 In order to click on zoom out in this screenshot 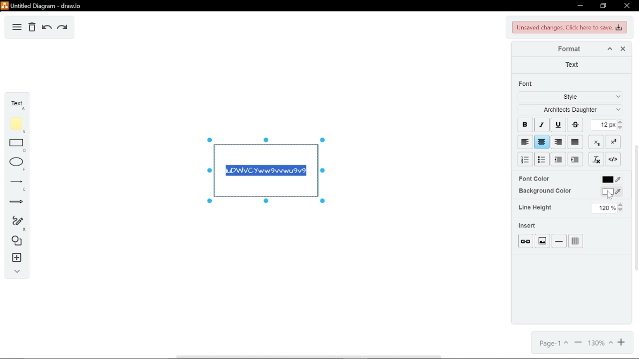, I will do `click(577, 344)`.